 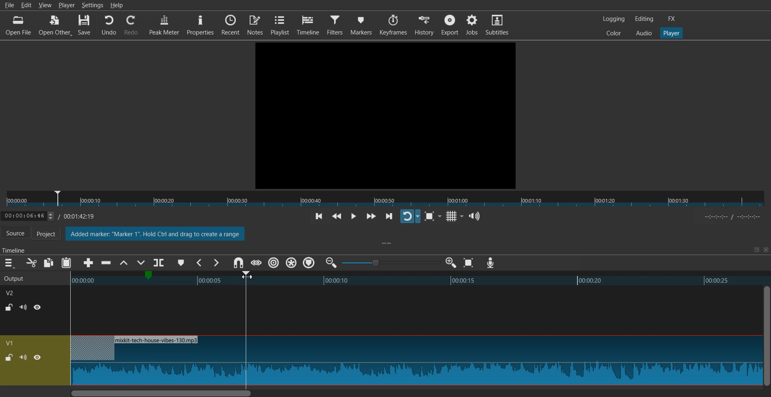 I want to click on Properties, so click(x=200, y=24).